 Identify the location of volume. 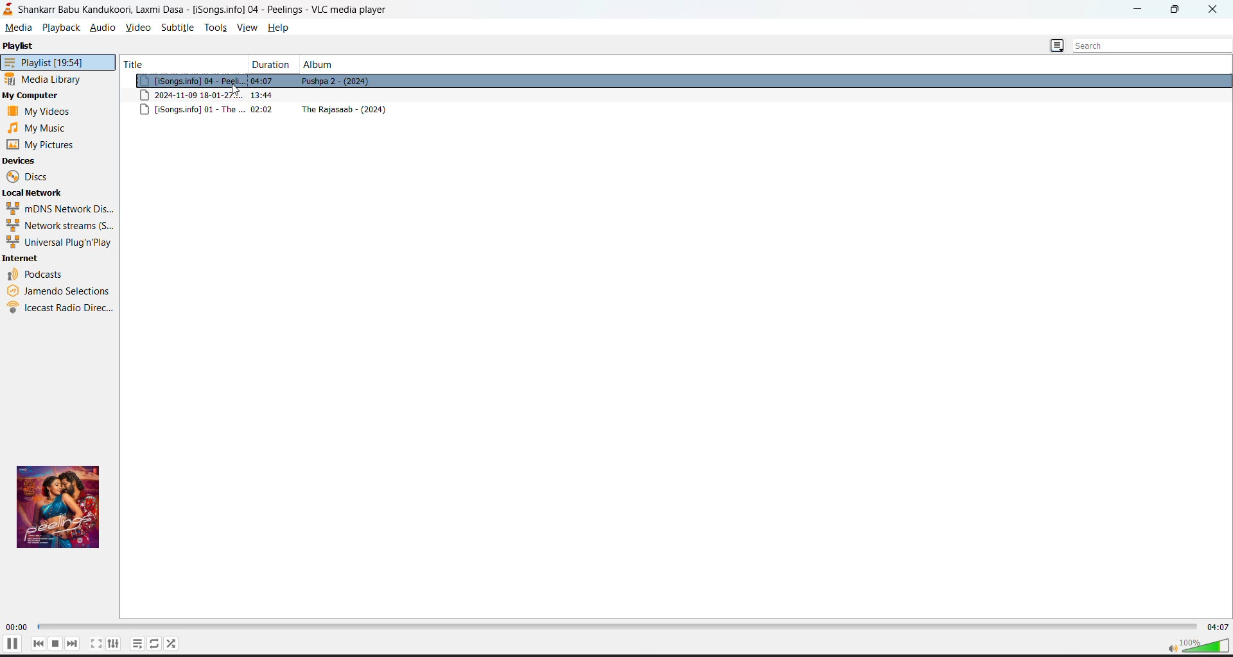
(1198, 645).